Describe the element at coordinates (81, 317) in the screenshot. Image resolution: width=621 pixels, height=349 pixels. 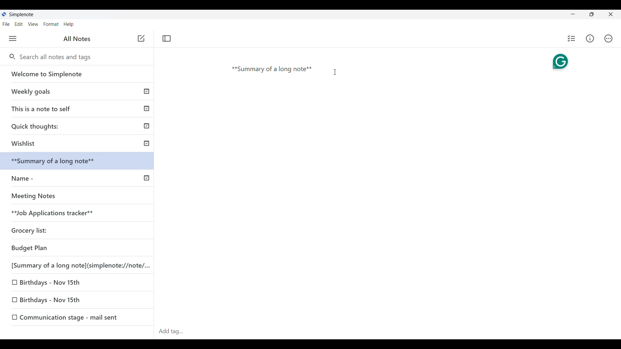
I see `Communication stage - mail sent` at that location.